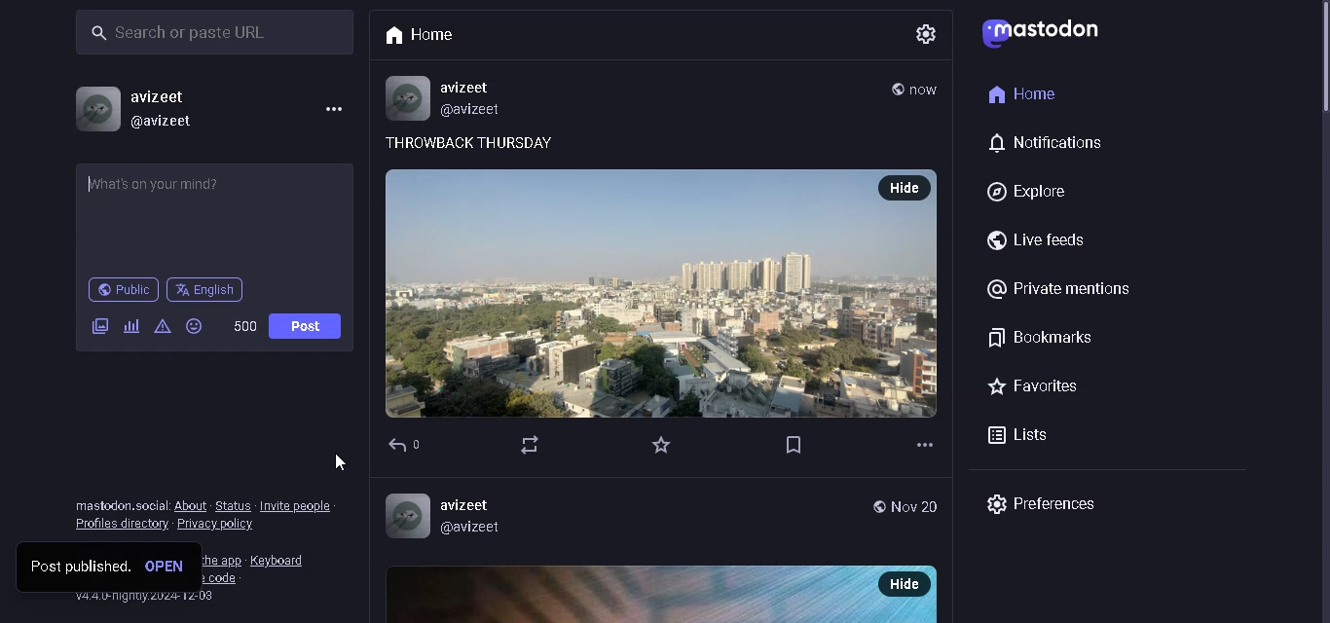  Describe the element at coordinates (869, 506) in the screenshot. I see `Globe` at that location.